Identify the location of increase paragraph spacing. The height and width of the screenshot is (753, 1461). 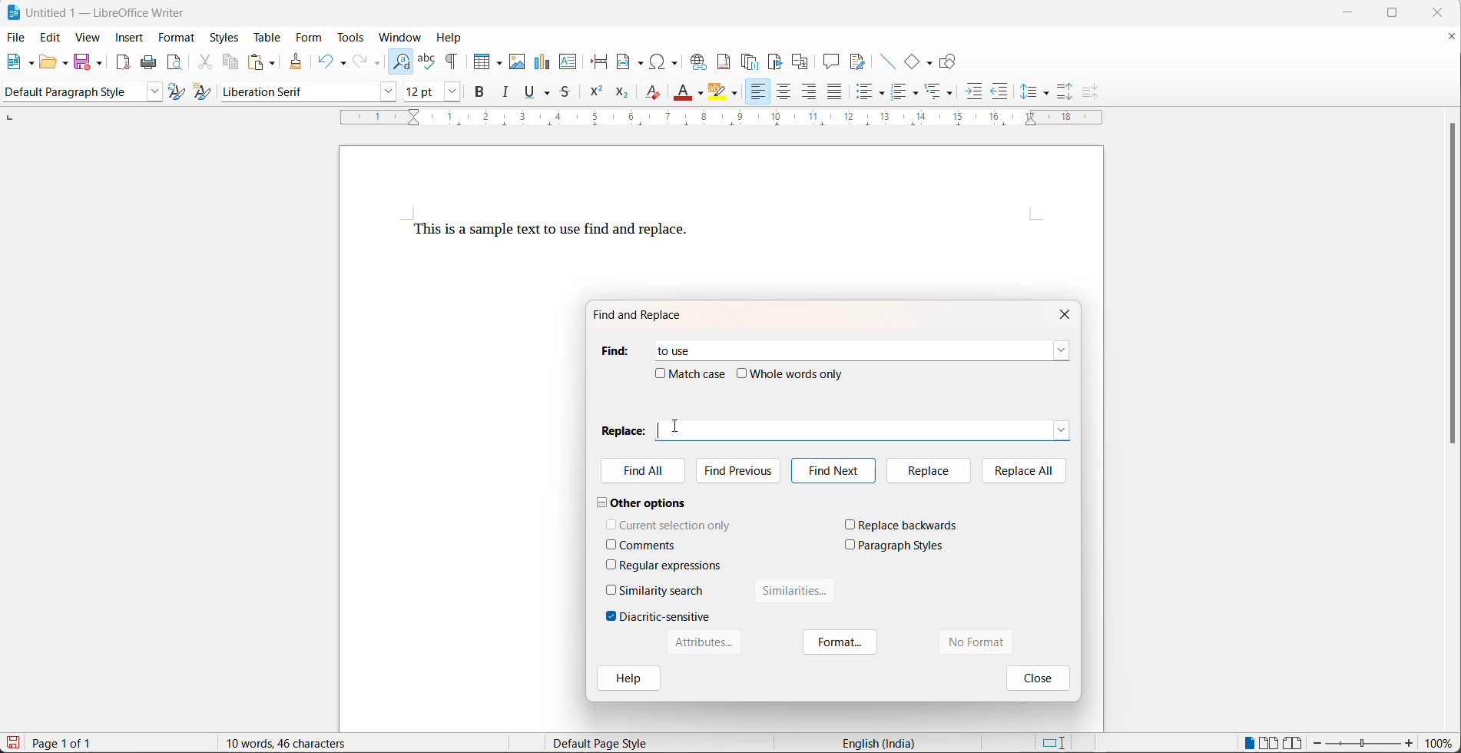
(1065, 90).